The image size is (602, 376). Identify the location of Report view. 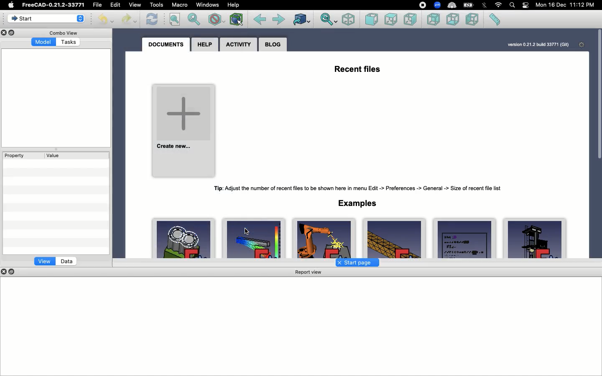
(306, 272).